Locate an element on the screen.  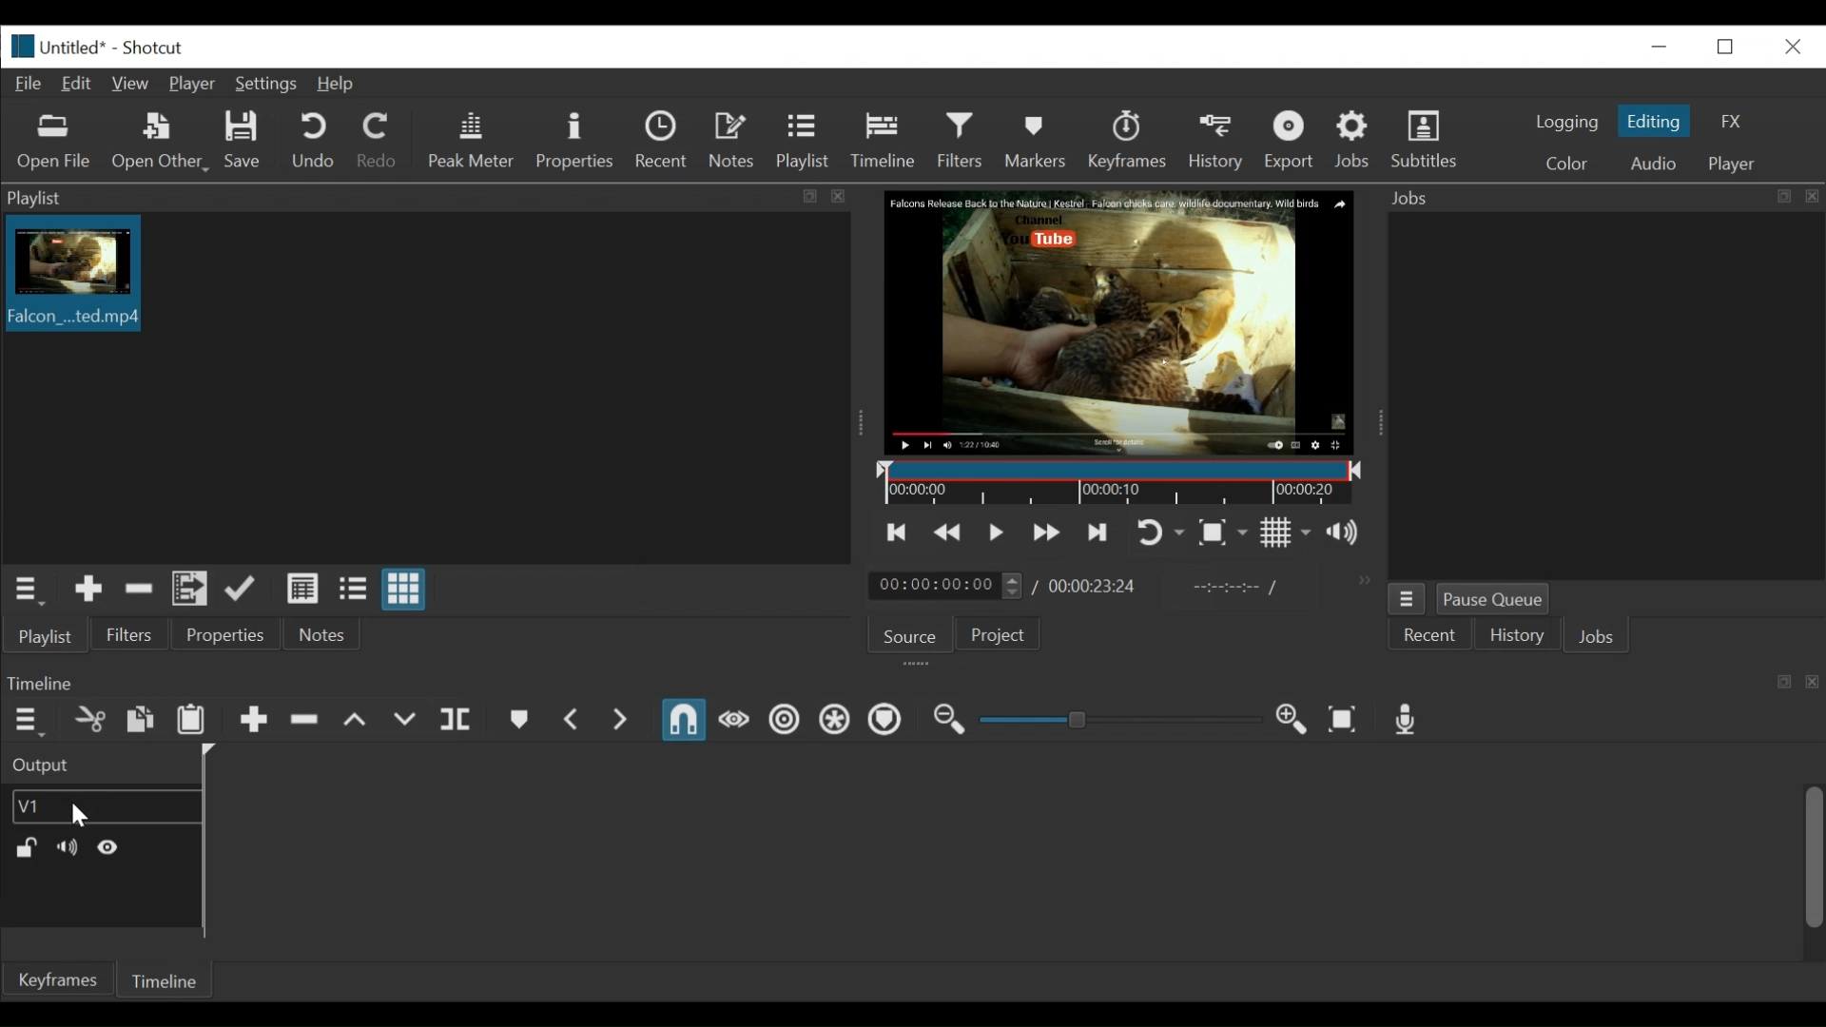
Add files to the playlist is located at coordinates (192, 590).